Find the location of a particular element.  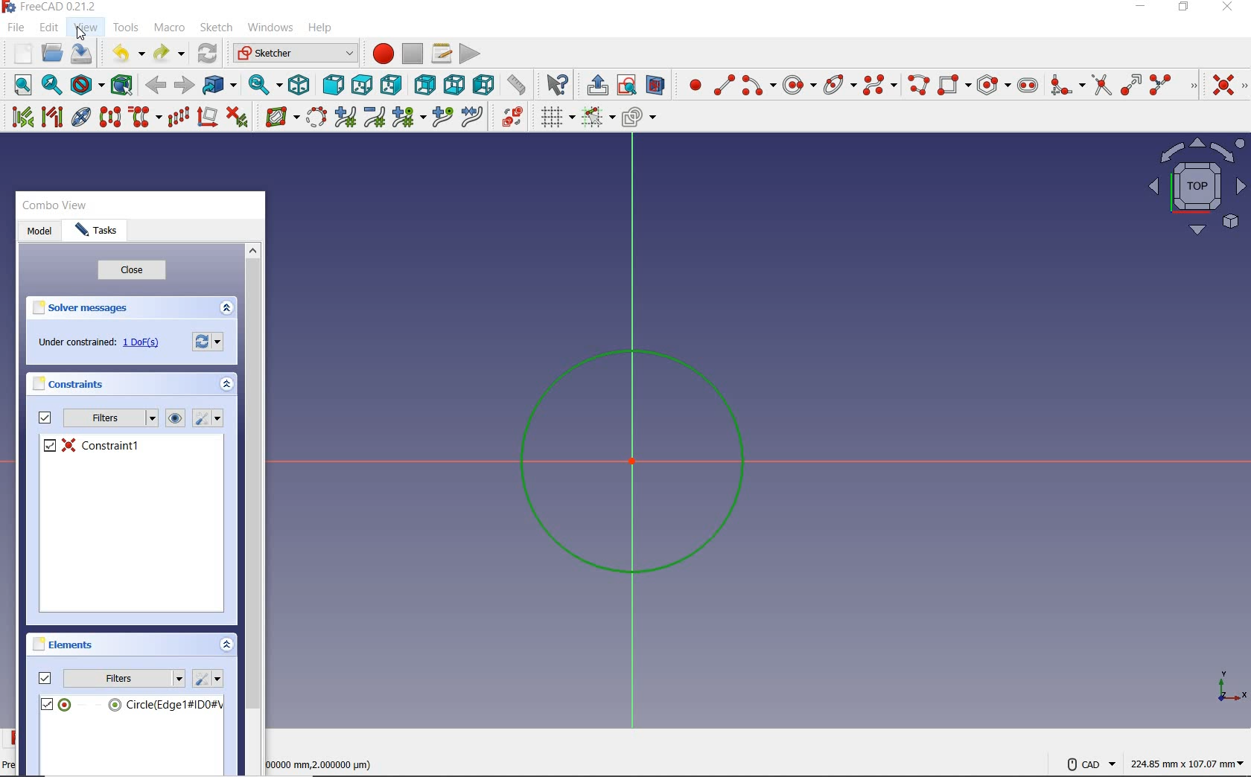

create point is located at coordinates (690, 84).